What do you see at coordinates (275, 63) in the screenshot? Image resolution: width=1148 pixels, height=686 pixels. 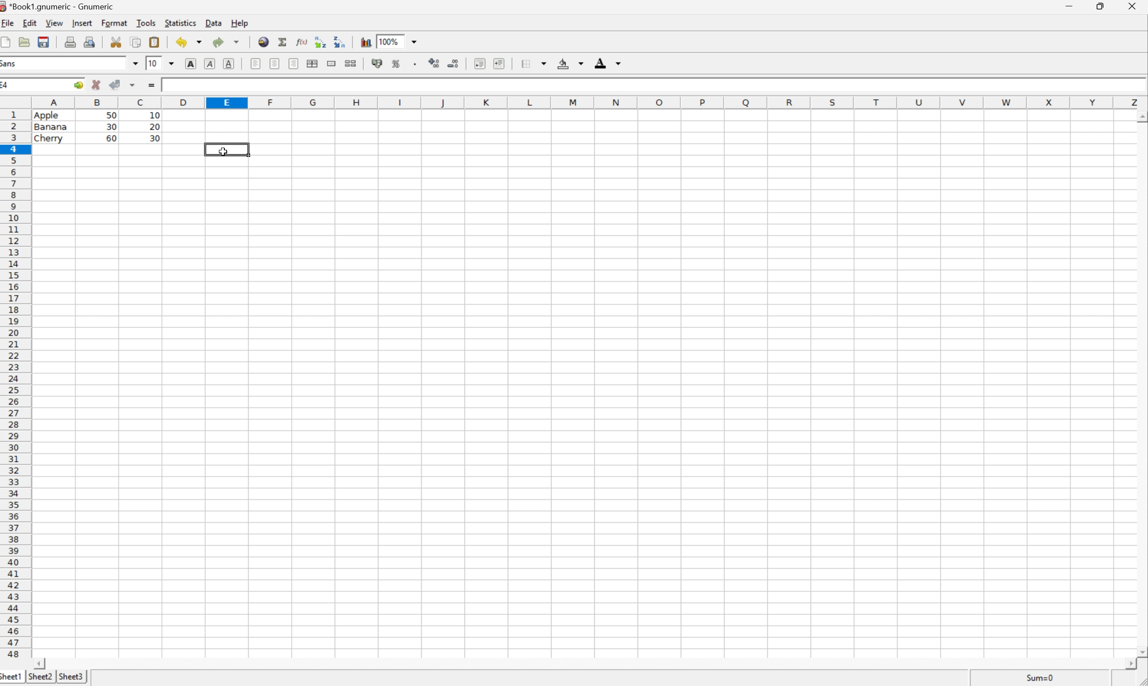 I see `center horizontally` at bounding box center [275, 63].